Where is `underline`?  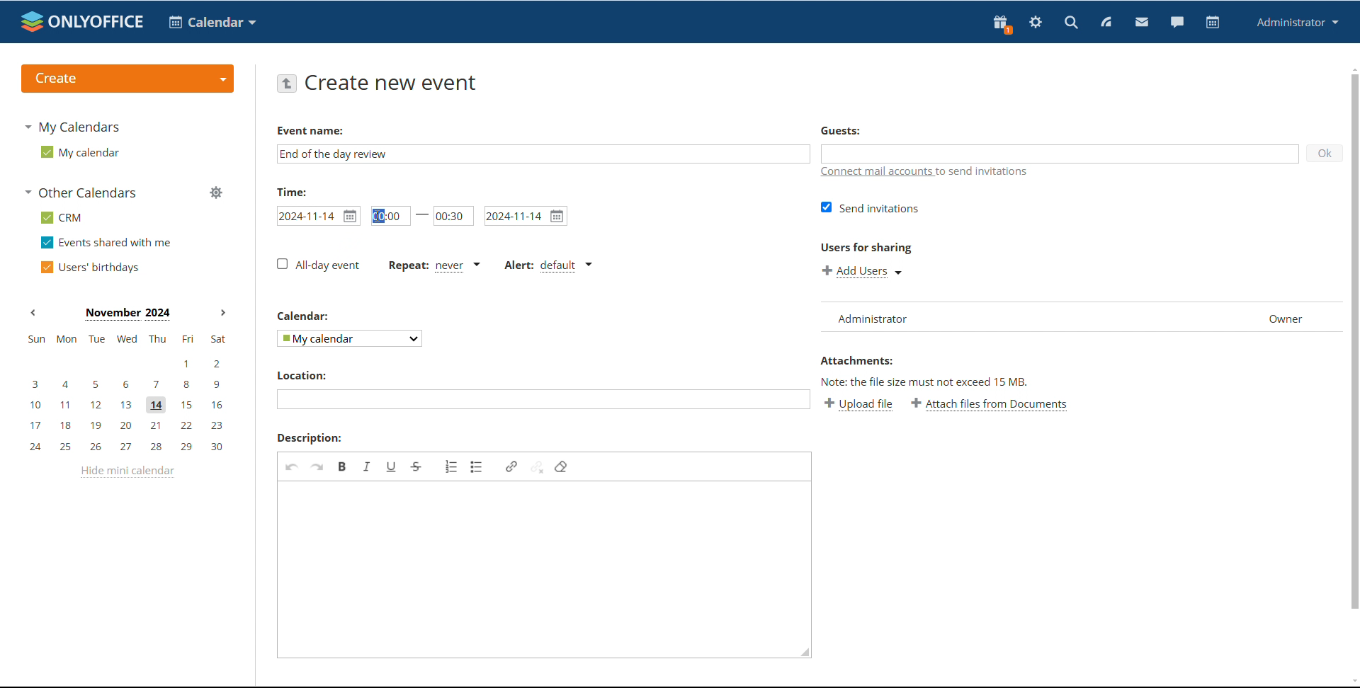
underline is located at coordinates (392, 466).